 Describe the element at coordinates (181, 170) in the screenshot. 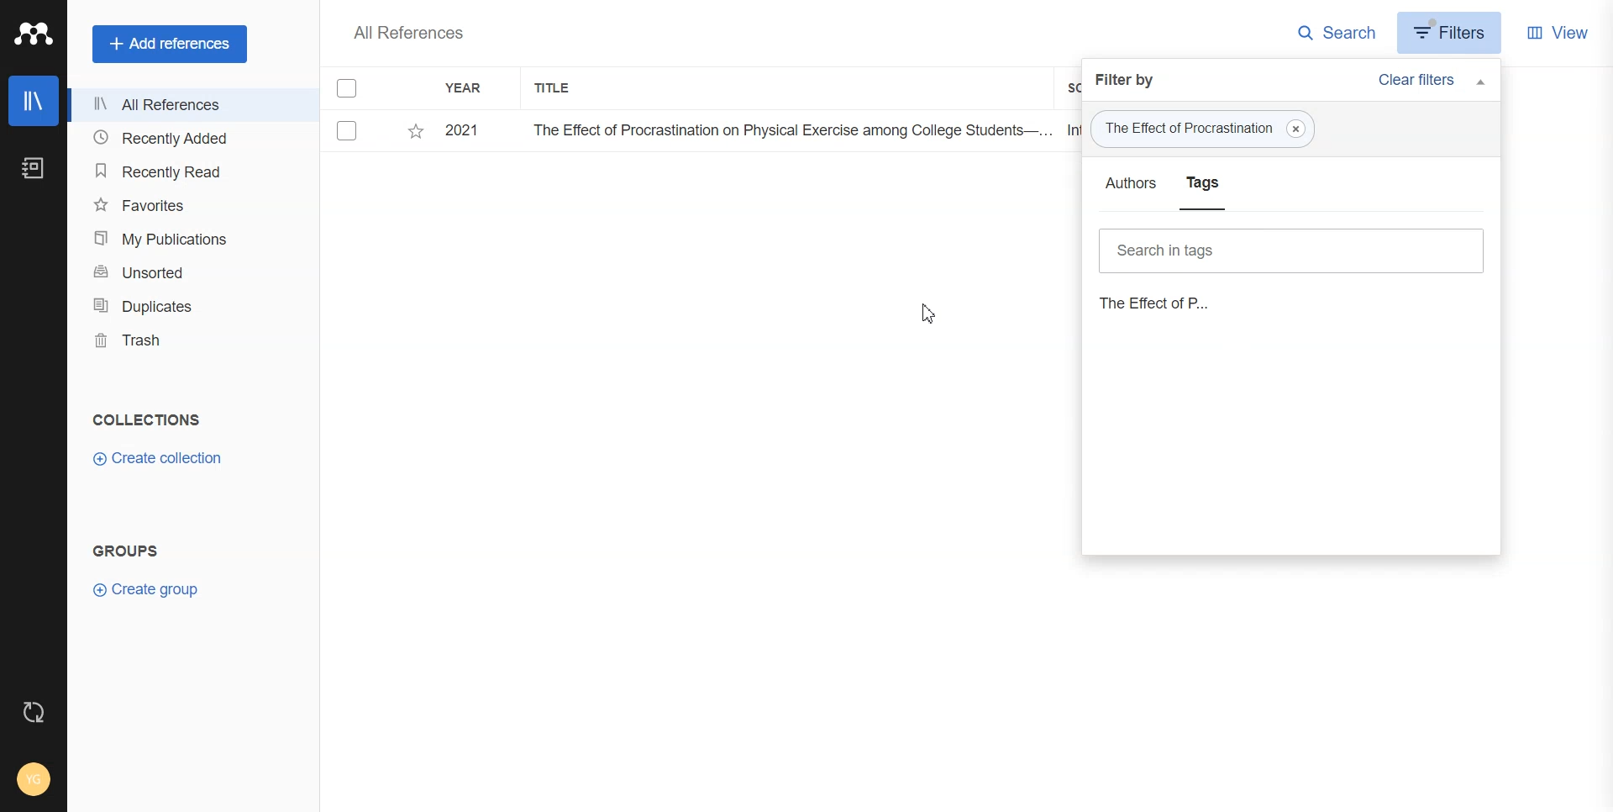

I see `Recently Read` at that location.